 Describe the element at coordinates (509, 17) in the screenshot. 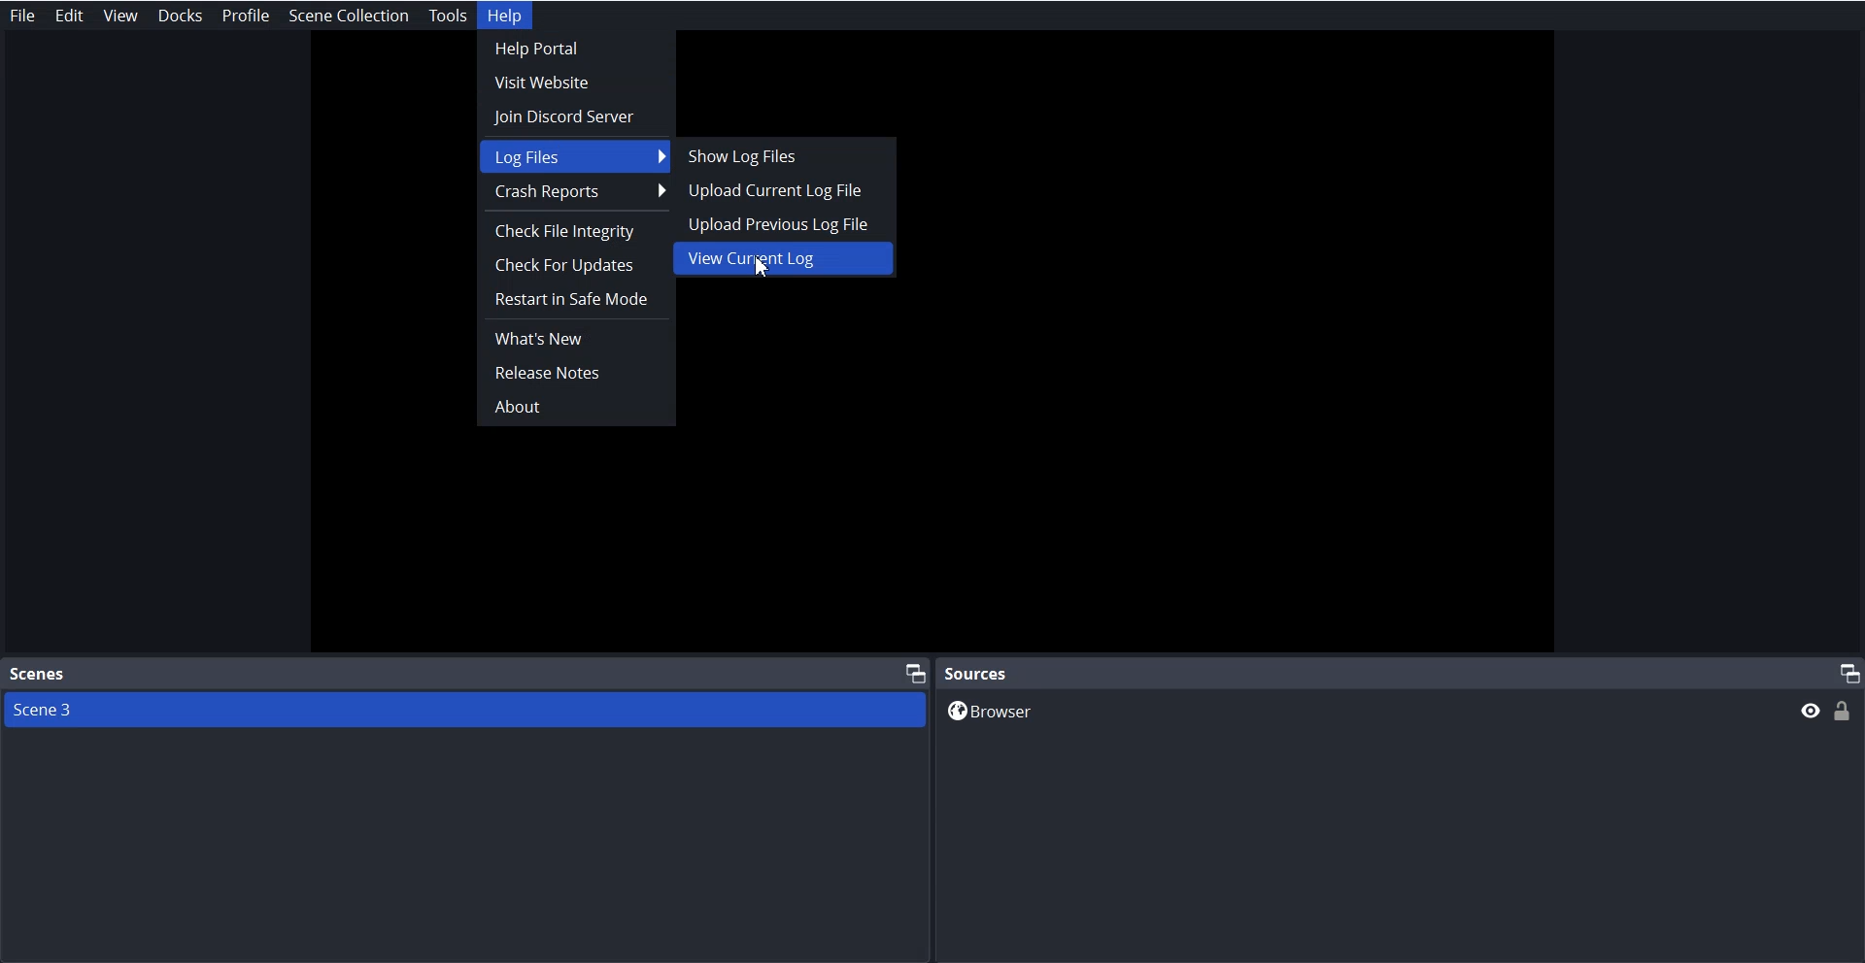

I see `Help` at that location.